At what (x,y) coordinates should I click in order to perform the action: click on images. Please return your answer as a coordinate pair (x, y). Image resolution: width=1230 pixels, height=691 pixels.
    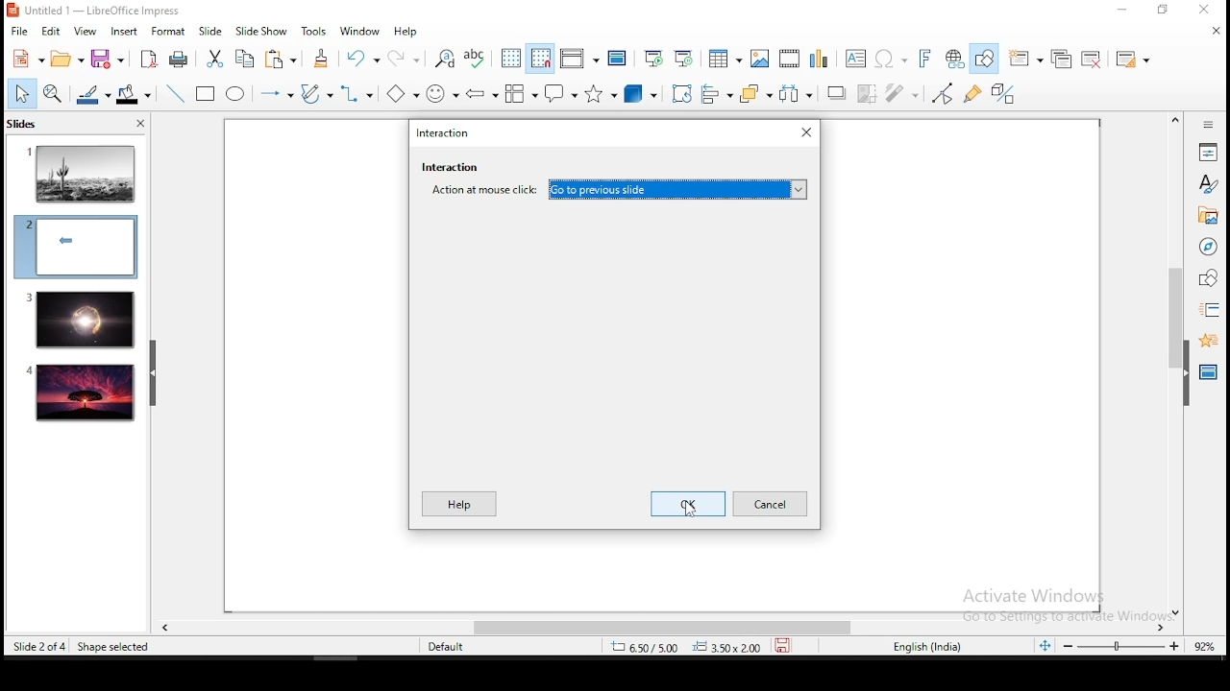
    Looking at the image, I should click on (758, 59).